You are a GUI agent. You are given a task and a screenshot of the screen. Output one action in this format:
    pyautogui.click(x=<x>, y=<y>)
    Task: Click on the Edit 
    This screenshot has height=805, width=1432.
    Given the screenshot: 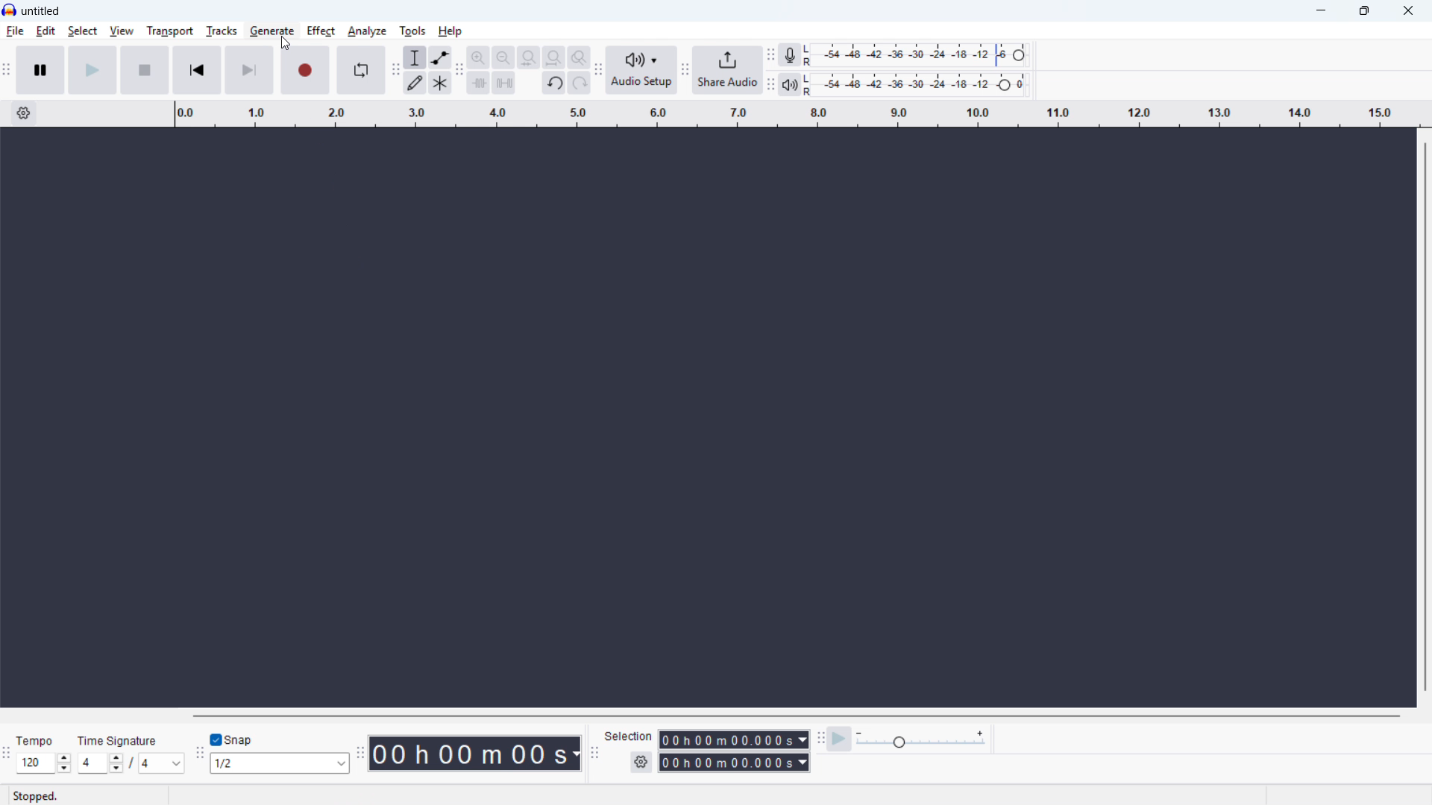 What is the action you would take?
    pyautogui.click(x=46, y=31)
    